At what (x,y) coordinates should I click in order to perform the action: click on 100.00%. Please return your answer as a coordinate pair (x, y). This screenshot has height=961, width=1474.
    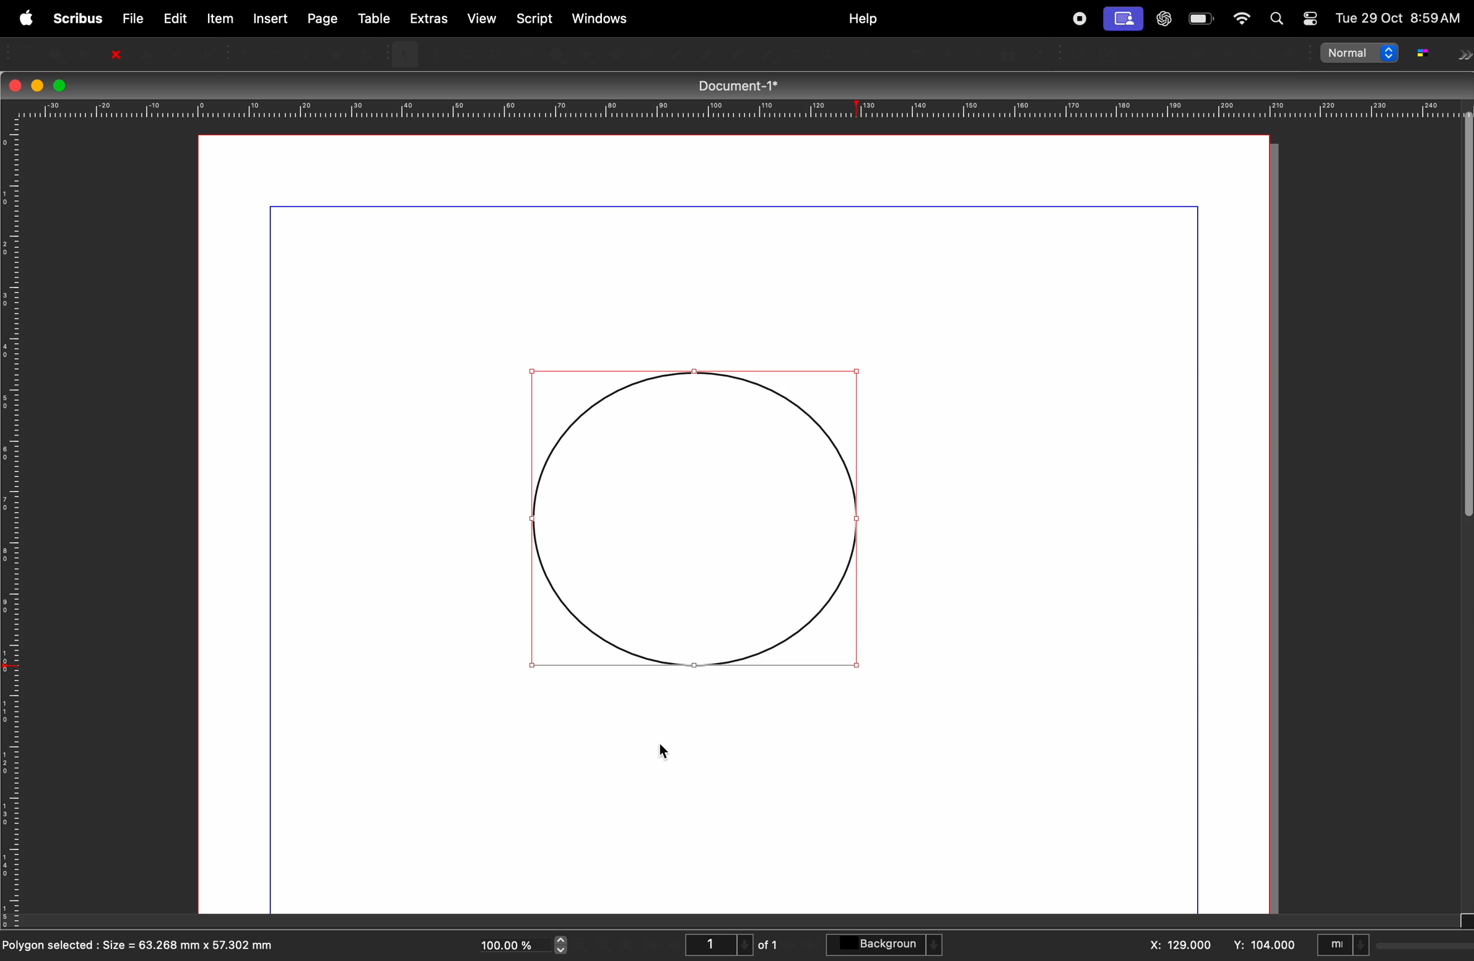
    Looking at the image, I should click on (504, 942).